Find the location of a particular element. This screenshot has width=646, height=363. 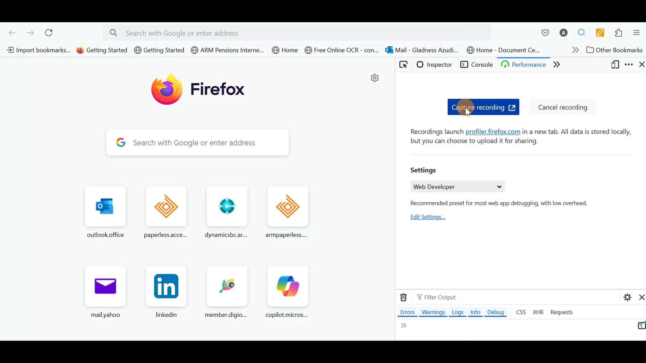

Console is located at coordinates (477, 65).